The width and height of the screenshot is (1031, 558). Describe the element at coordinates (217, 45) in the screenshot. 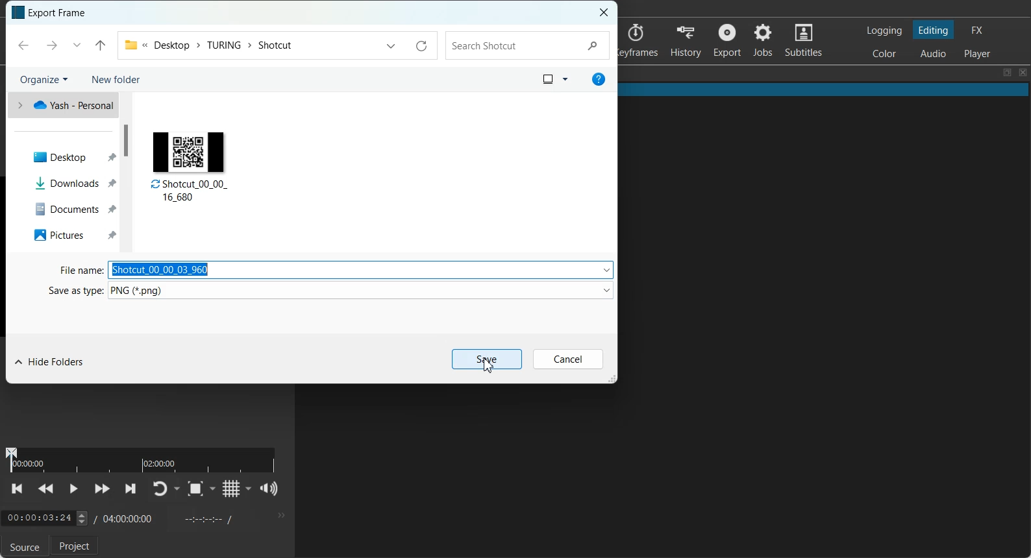

I see `path` at that location.